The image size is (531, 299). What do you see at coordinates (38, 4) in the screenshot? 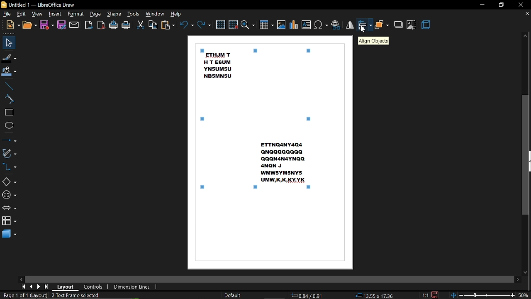
I see `Untitled 1 -  LibreOffice Draw` at bounding box center [38, 4].